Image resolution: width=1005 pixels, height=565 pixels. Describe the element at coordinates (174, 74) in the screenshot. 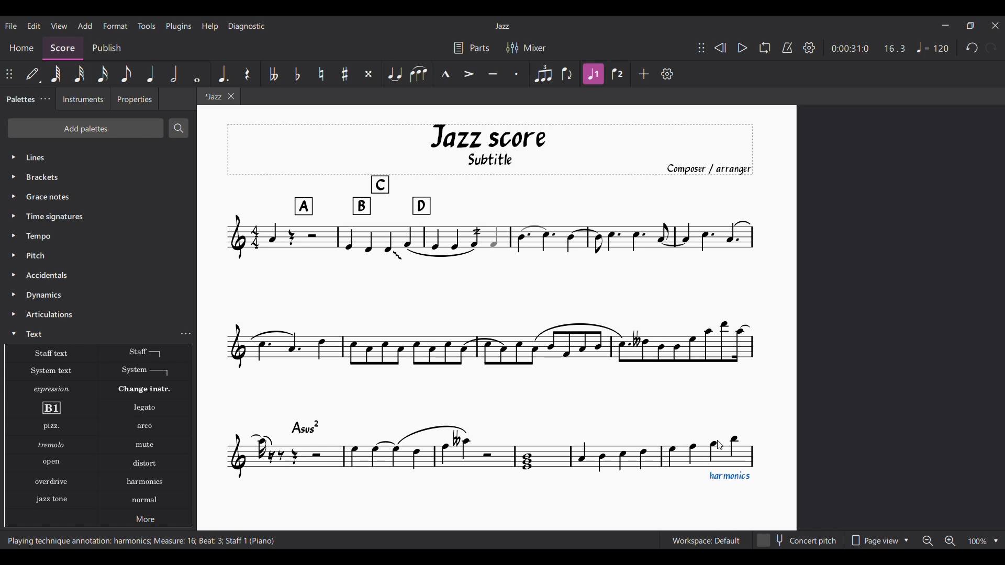

I see `Half note` at that location.